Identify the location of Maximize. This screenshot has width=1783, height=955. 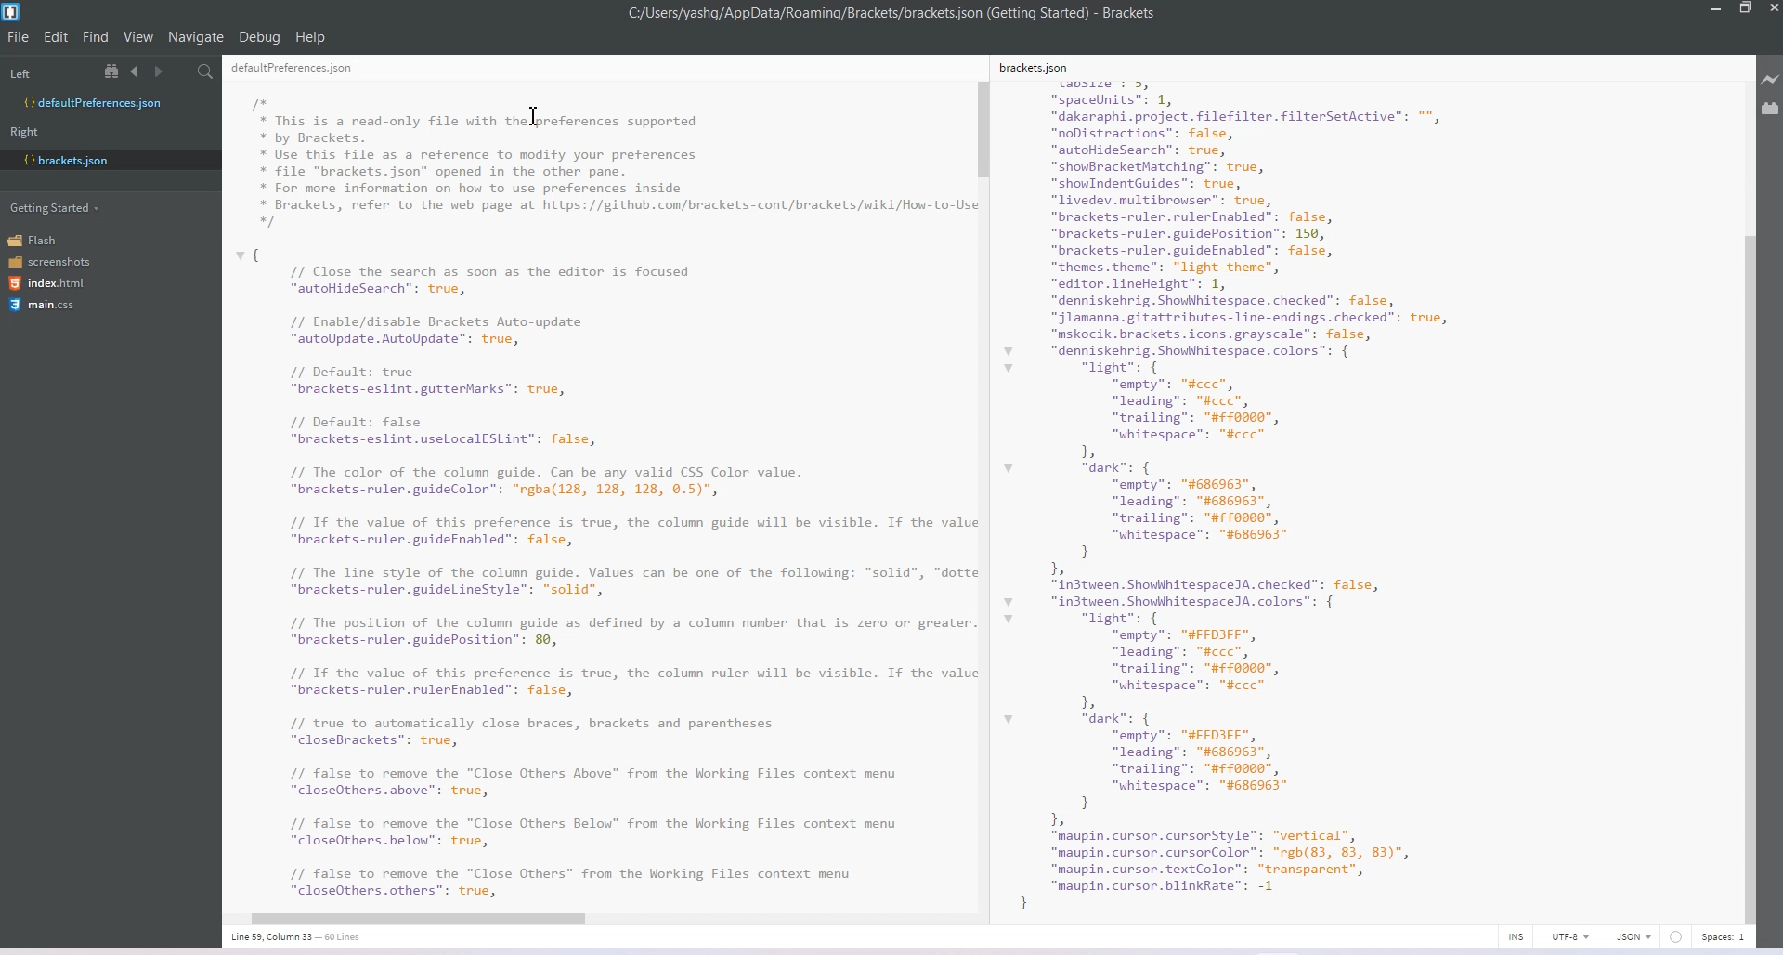
(1745, 9).